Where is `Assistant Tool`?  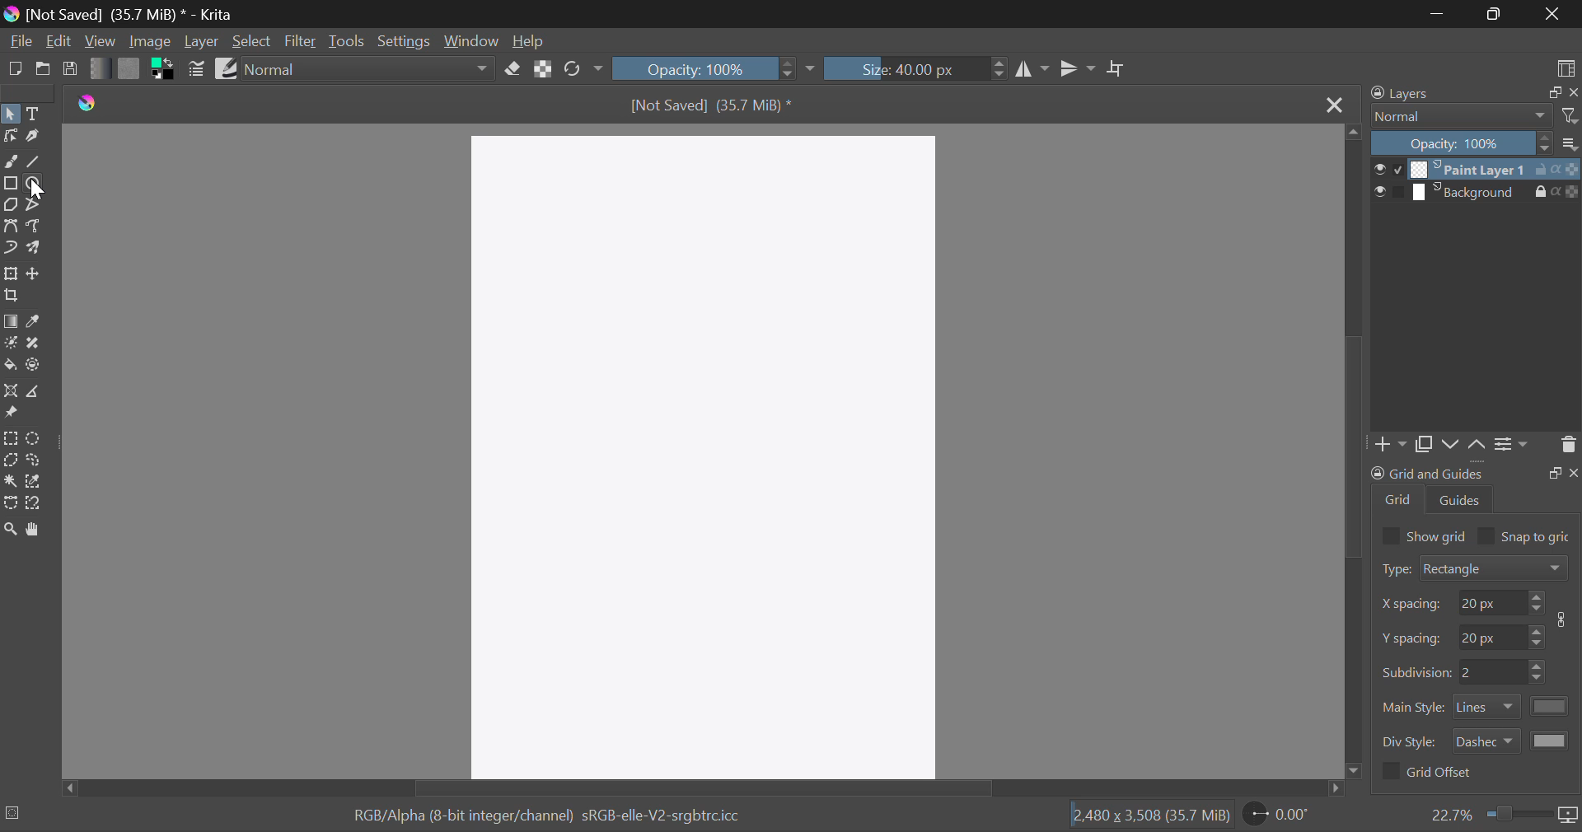
Assistant Tool is located at coordinates (11, 391).